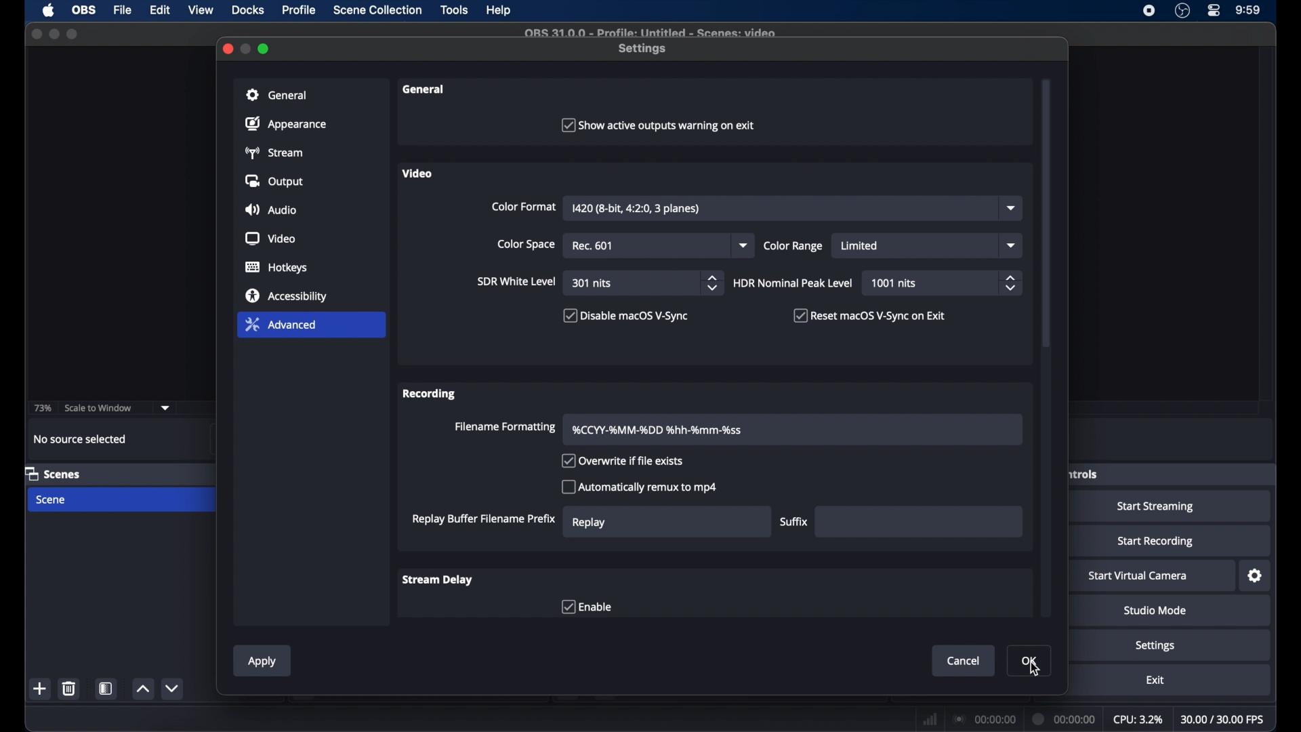 The image size is (1301, 732). Describe the element at coordinates (1046, 189) in the screenshot. I see `scroll box` at that location.